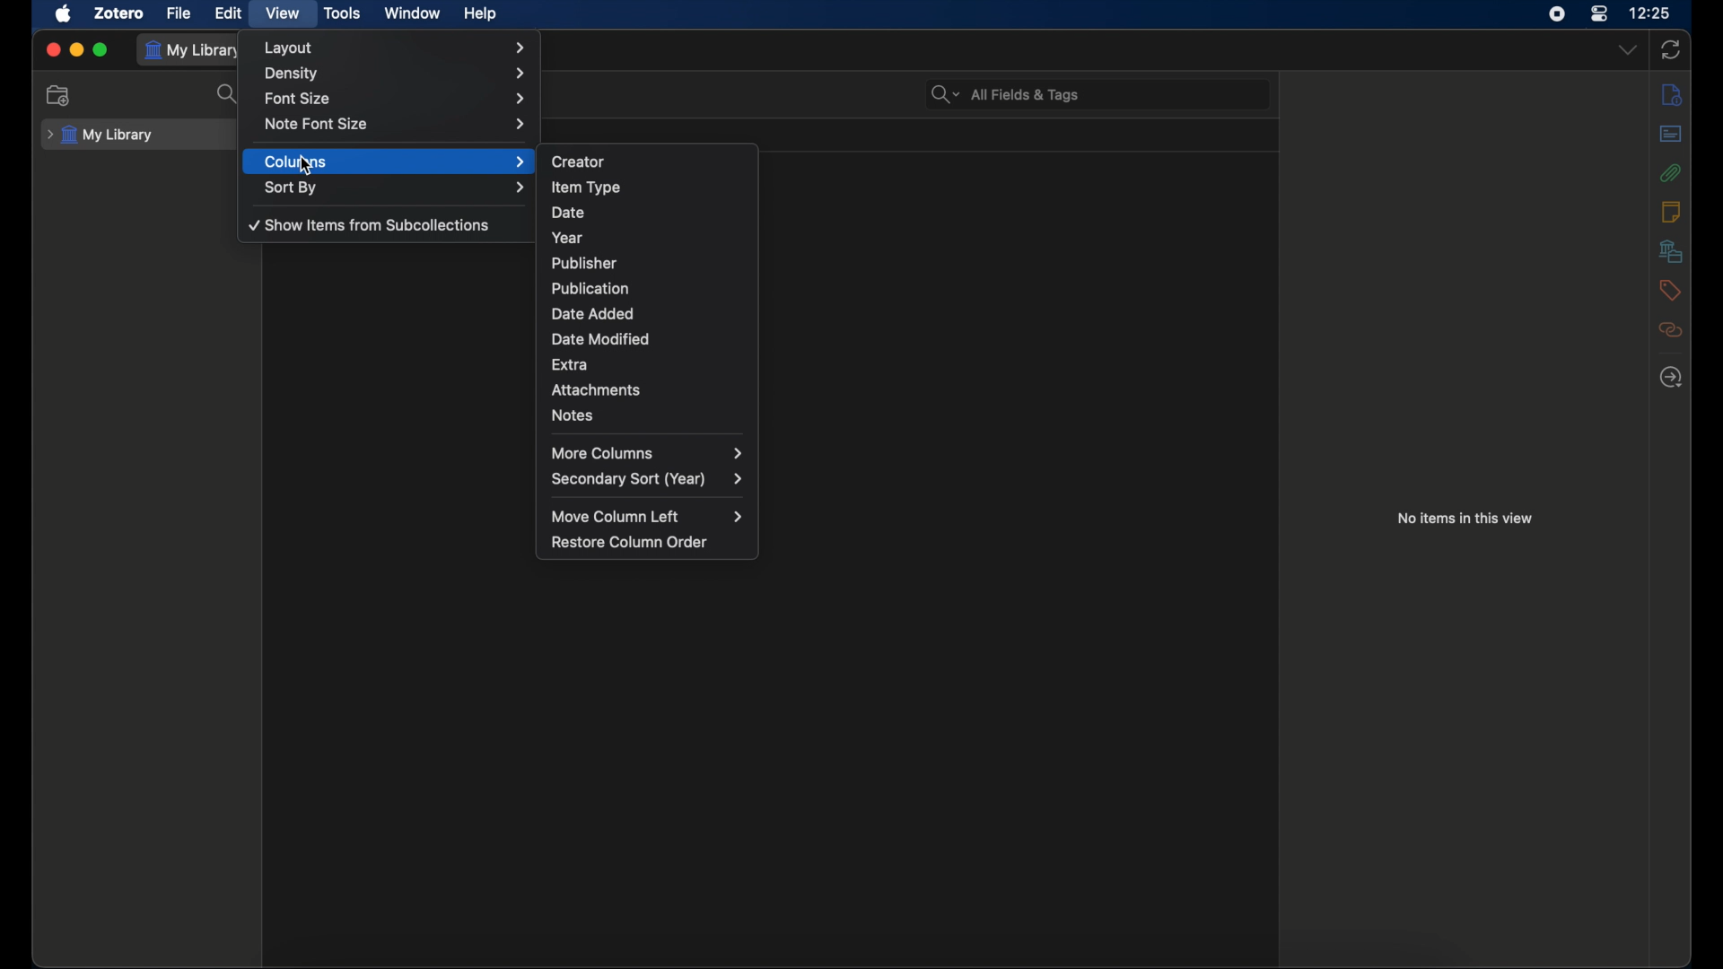  Describe the element at coordinates (58, 96) in the screenshot. I see `new collection` at that location.